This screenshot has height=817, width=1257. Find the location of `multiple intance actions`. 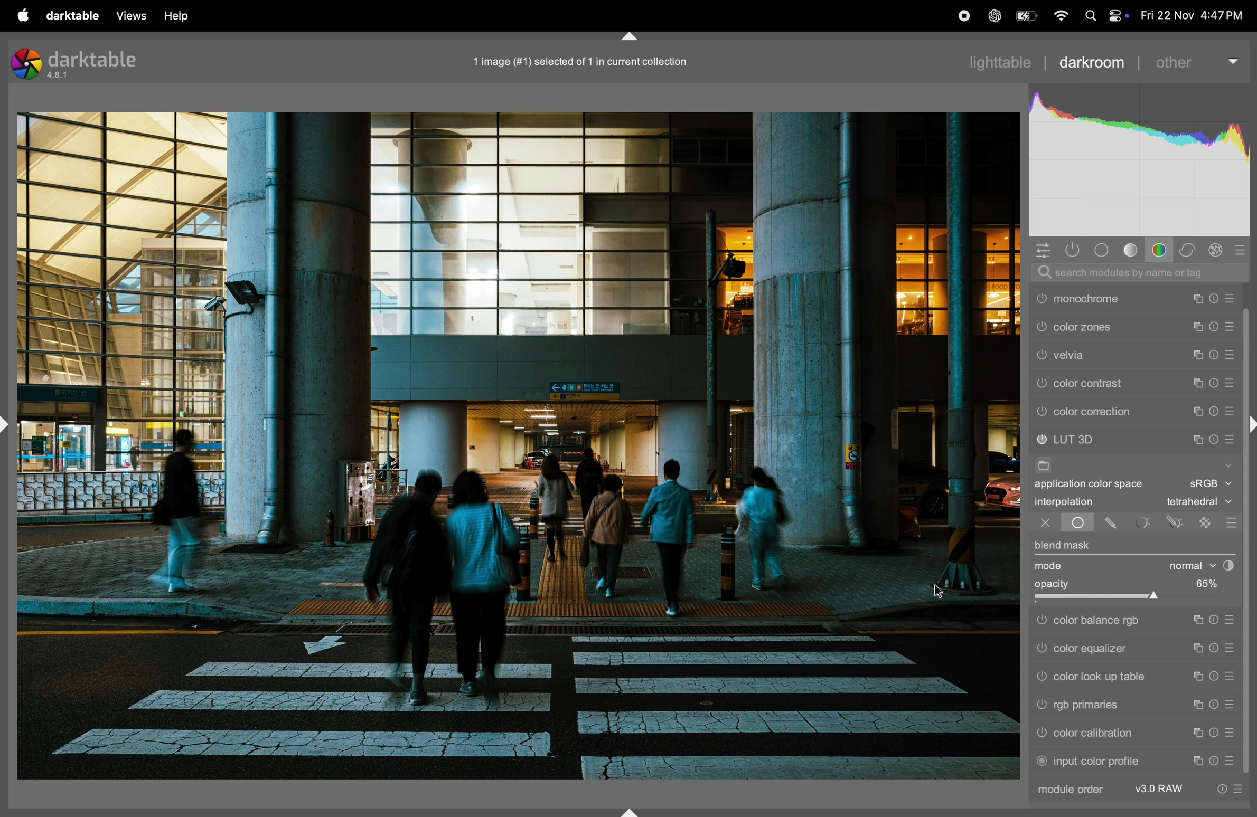

multiple intance actions is located at coordinates (1194, 296).